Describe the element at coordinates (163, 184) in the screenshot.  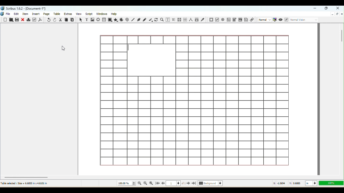
I see `Go back to the previous page` at that location.